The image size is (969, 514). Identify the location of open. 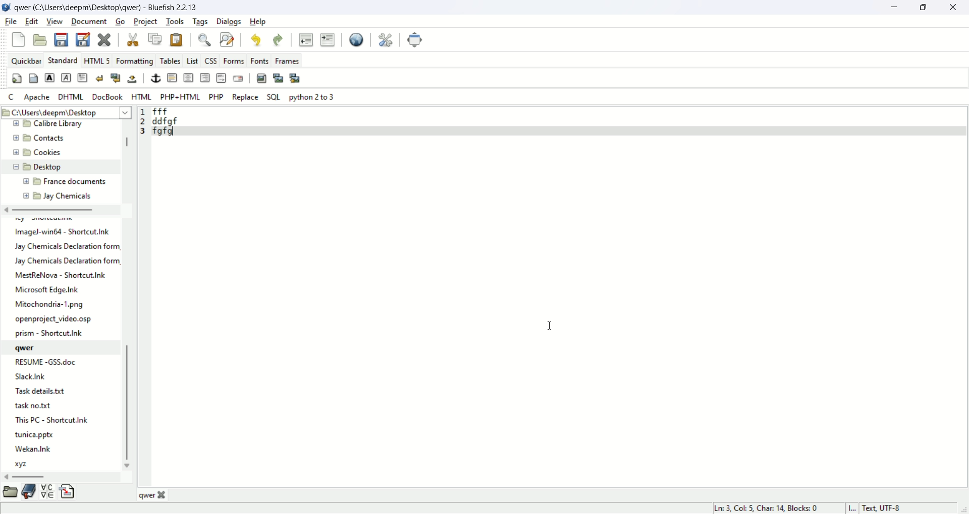
(41, 39).